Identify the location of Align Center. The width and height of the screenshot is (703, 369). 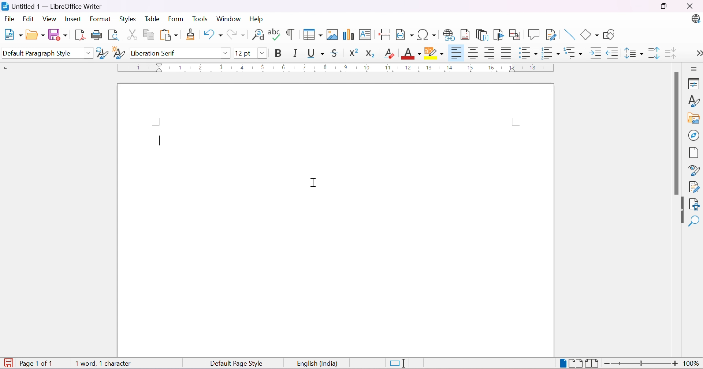
(472, 53).